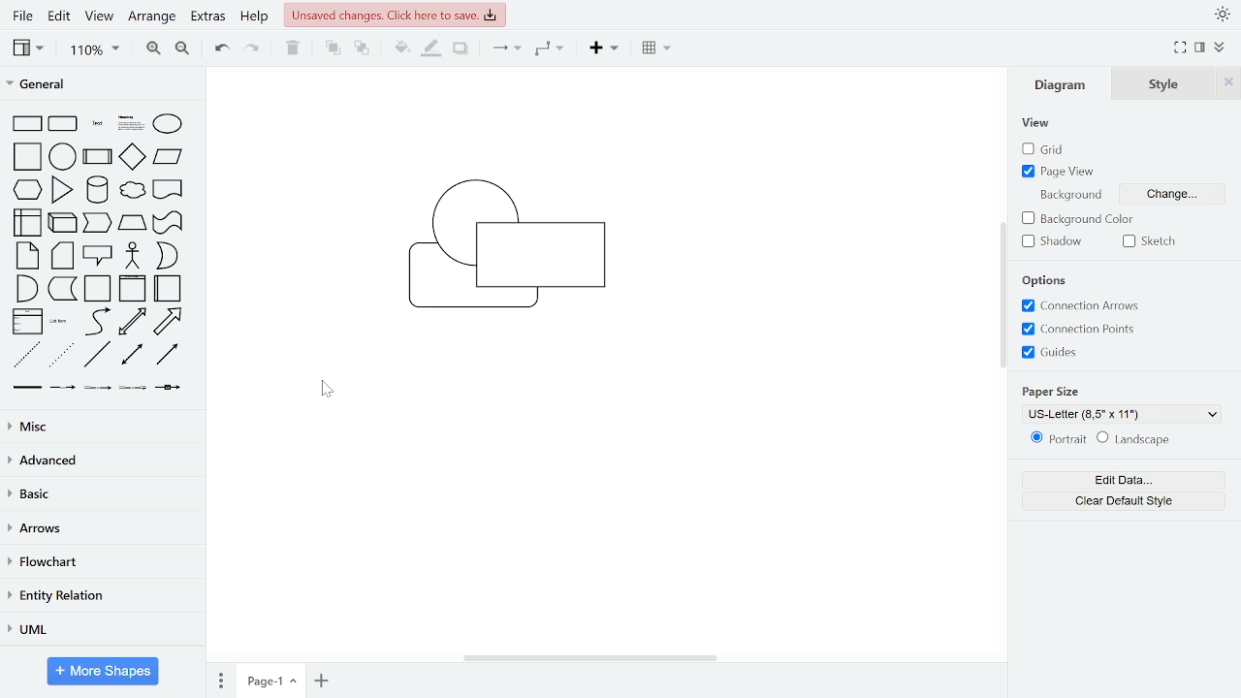 This screenshot has height=698, width=1241. Describe the element at coordinates (154, 18) in the screenshot. I see `arrange` at that location.